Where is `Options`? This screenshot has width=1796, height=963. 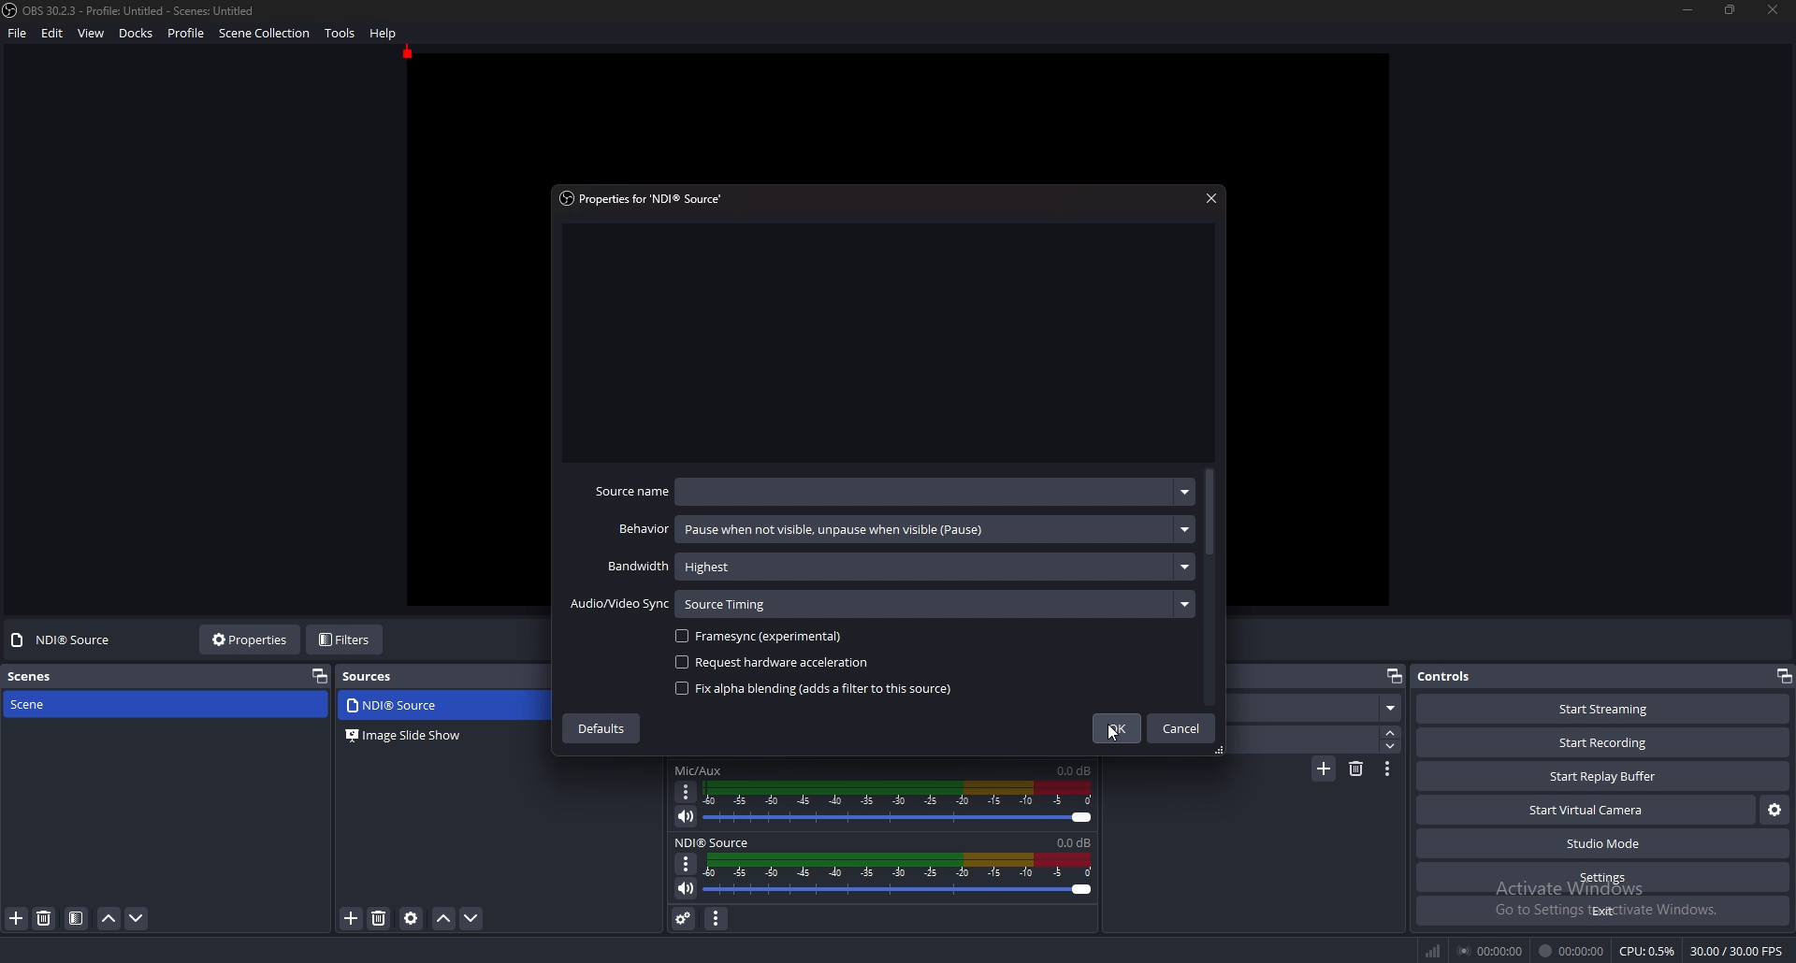
Options is located at coordinates (684, 865).